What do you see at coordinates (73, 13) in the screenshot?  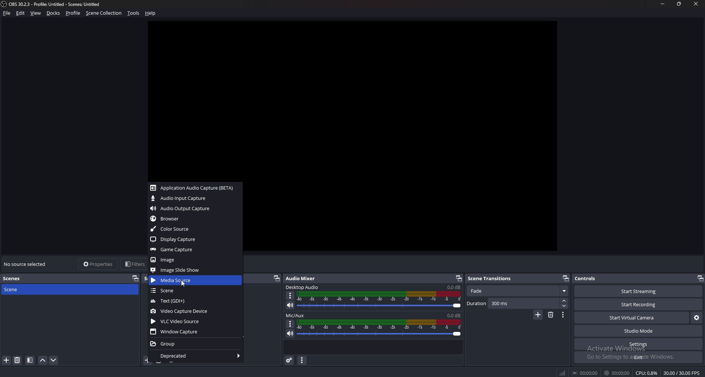 I see `Profile` at bounding box center [73, 13].